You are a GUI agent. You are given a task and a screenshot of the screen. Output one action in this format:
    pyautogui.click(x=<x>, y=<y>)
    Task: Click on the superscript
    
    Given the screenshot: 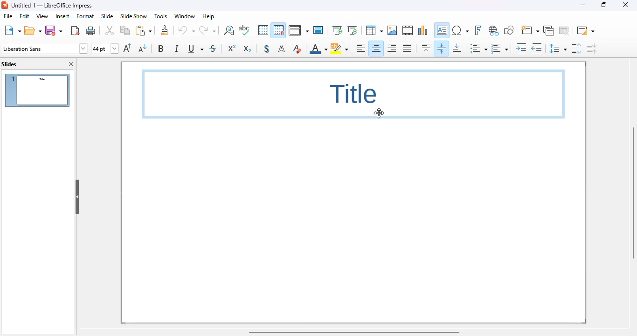 What is the action you would take?
    pyautogui.click(x=232, y=48)
    